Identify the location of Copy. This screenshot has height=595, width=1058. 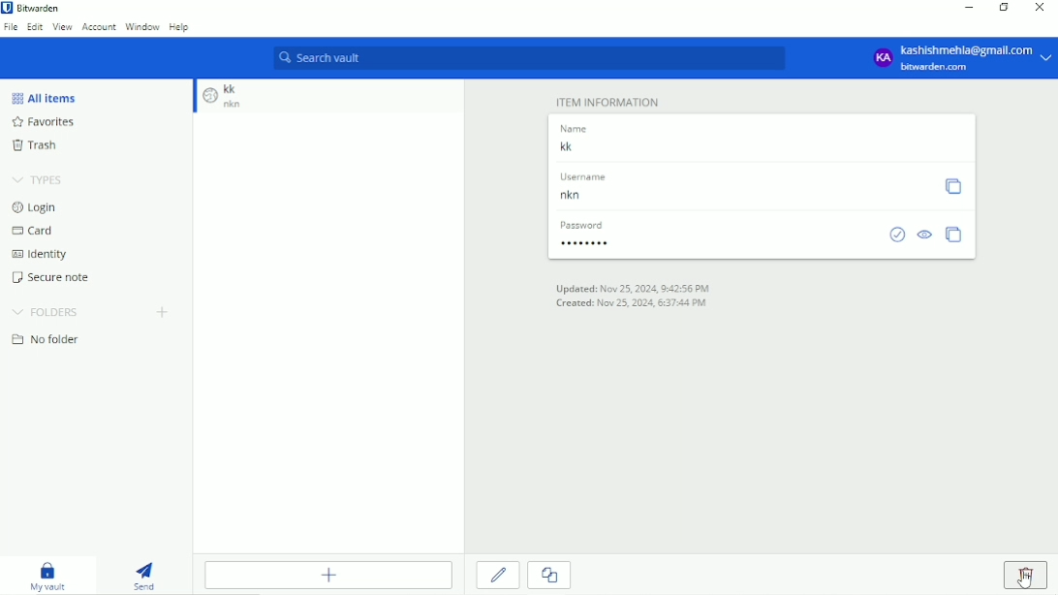
(954, 235).